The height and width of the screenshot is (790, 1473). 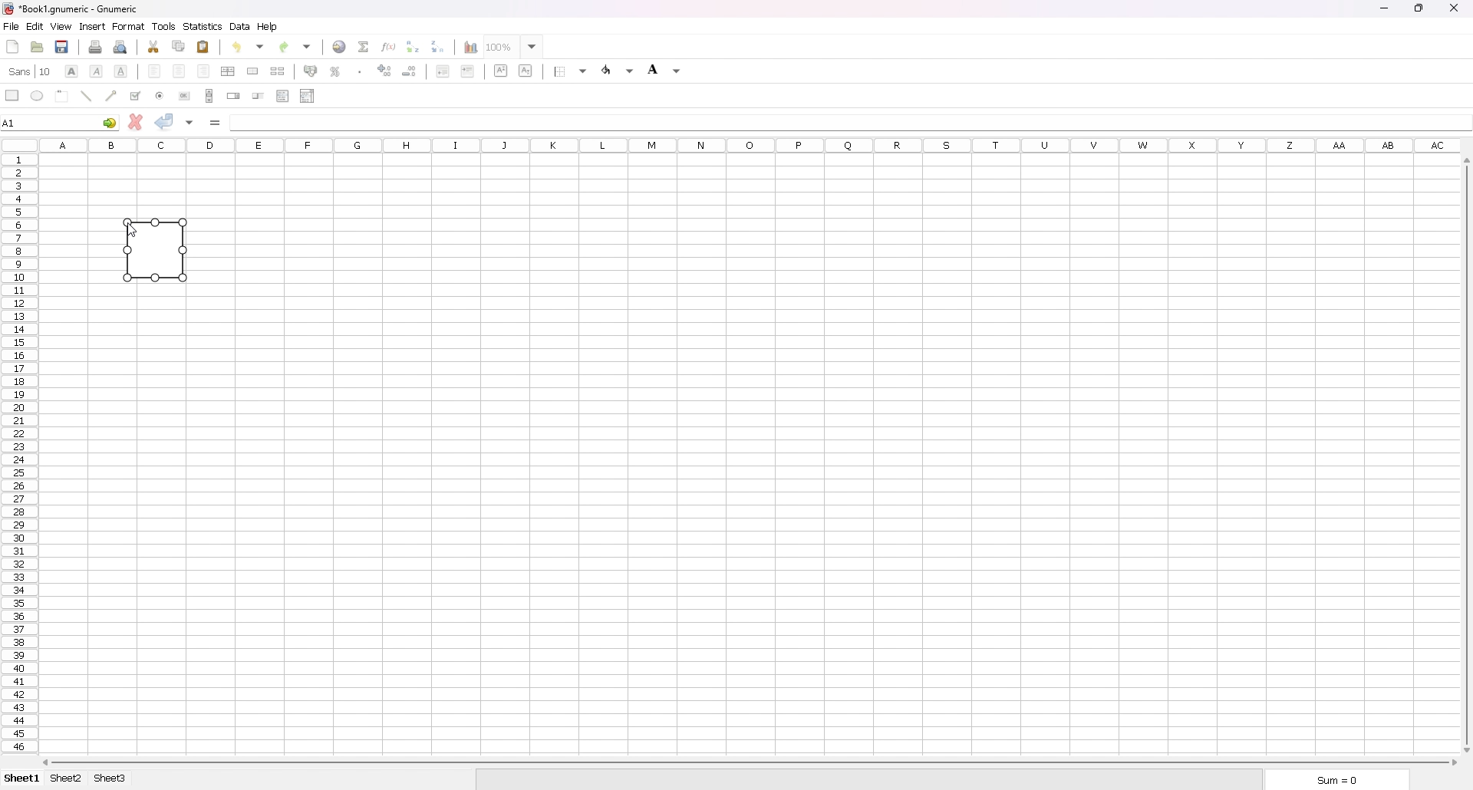 What do you see at coordinates (572, 72) in the screenshot?
I see `border` at bounding box center [572, 72].